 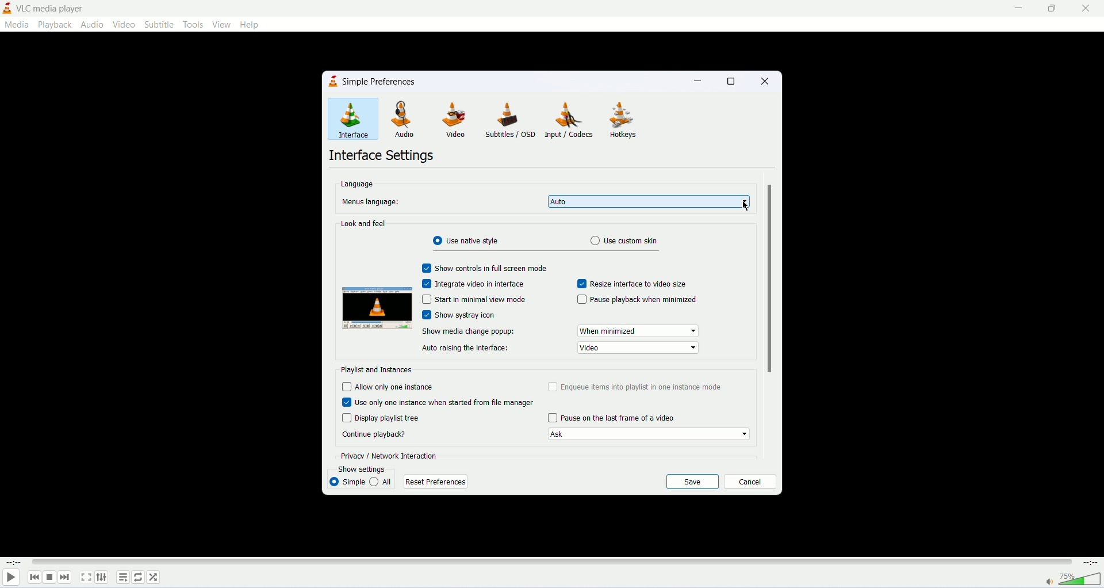 What do you see at coordinates (334, 82) in the screenshot?
I see `icon` at bounding box center [334, 82].